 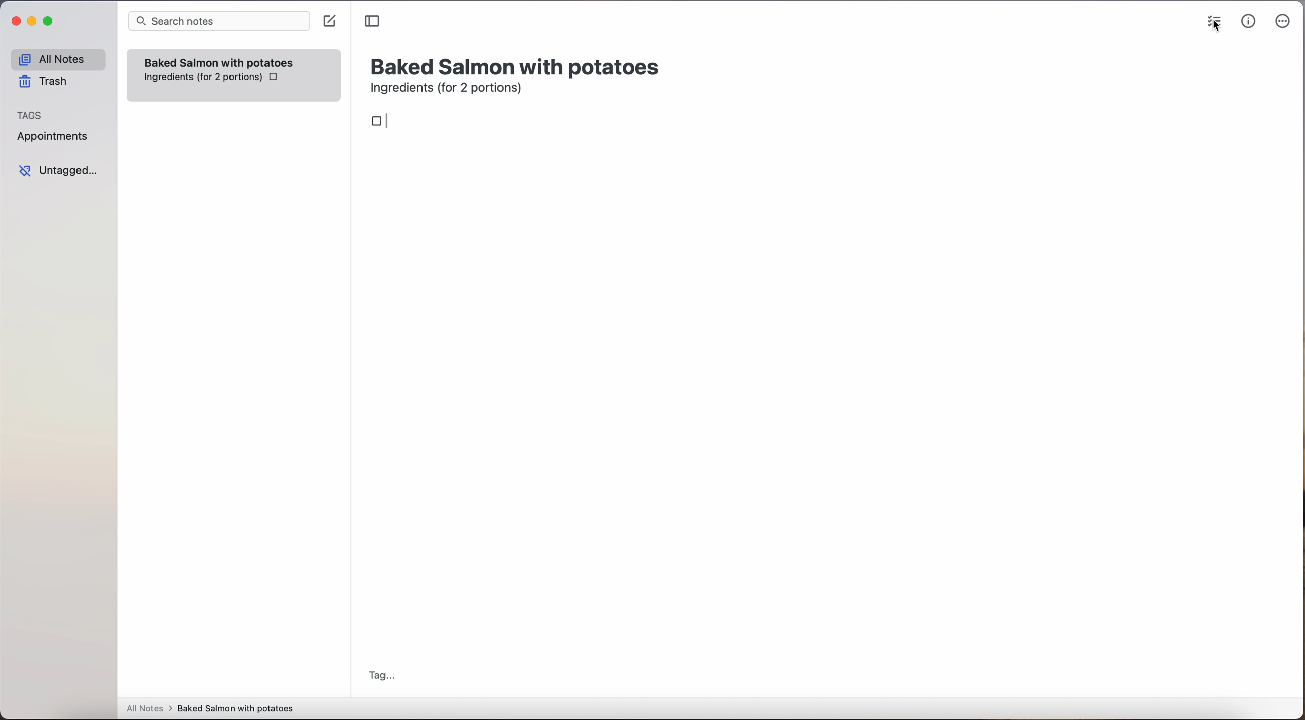 I want to click on title, so click(x=517, y=65).